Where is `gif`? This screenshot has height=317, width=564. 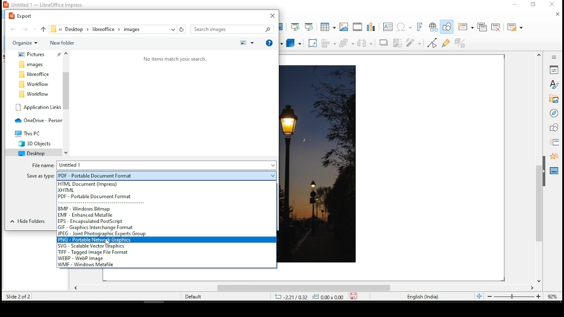
gif is located at coordinates (101, 228).